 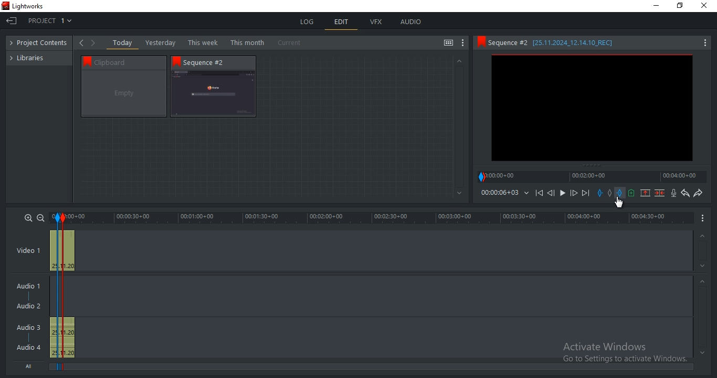 What do you see at coordinates (631, 193) in the screenshot?
I see `add cue` at bounding box center [631, 193].